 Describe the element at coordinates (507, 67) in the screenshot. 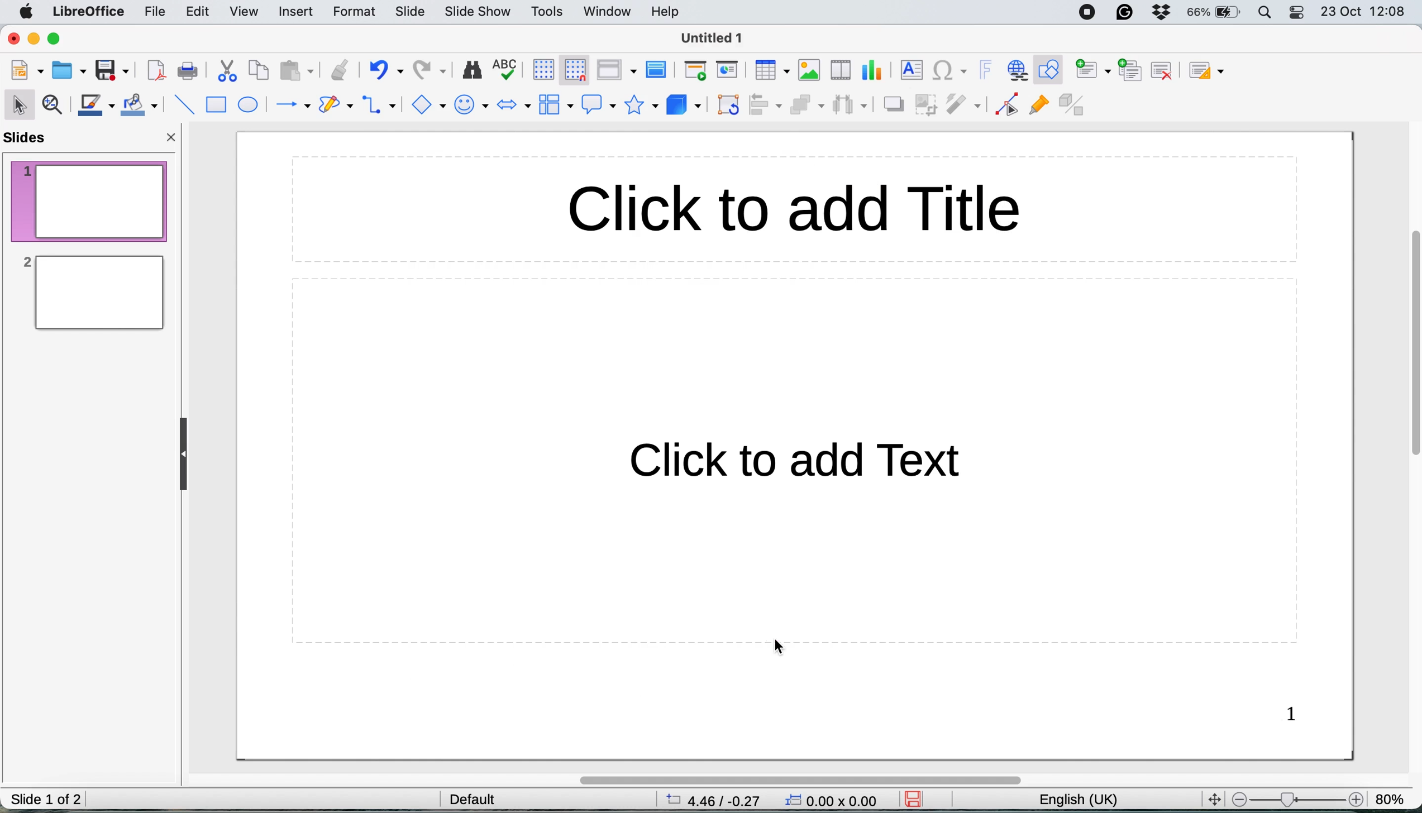

I see `spelling` at that location.